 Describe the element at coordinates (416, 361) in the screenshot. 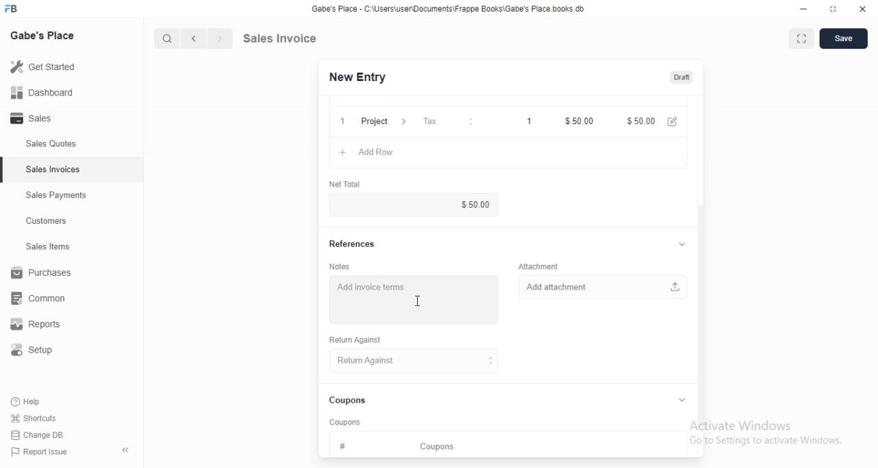

I see `Return Against` at that location.